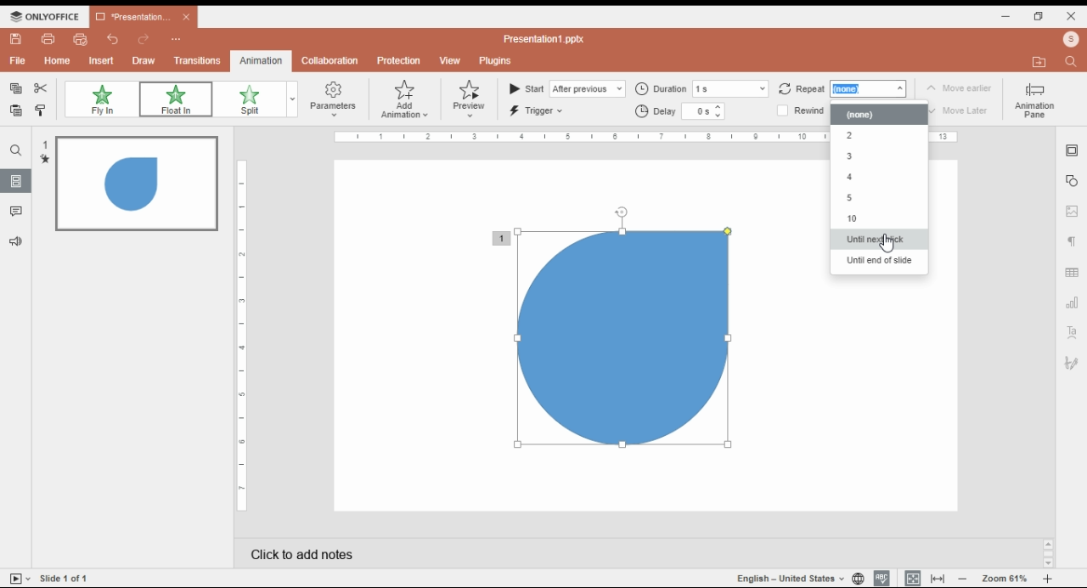 This screenshot has width=1087, height=588. Describe the element at coordinates (17, 110) in the screenshot. I see `paste` at that location.